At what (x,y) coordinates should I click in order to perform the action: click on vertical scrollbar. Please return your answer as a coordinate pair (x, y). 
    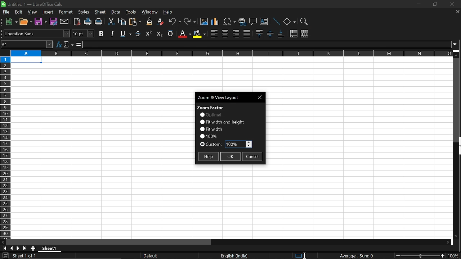
    Looking at the image, I should click on (458, 146).